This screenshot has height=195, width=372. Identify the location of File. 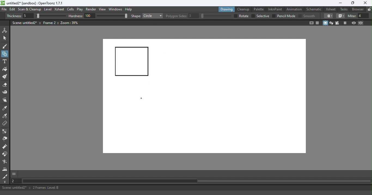
(4, 10).